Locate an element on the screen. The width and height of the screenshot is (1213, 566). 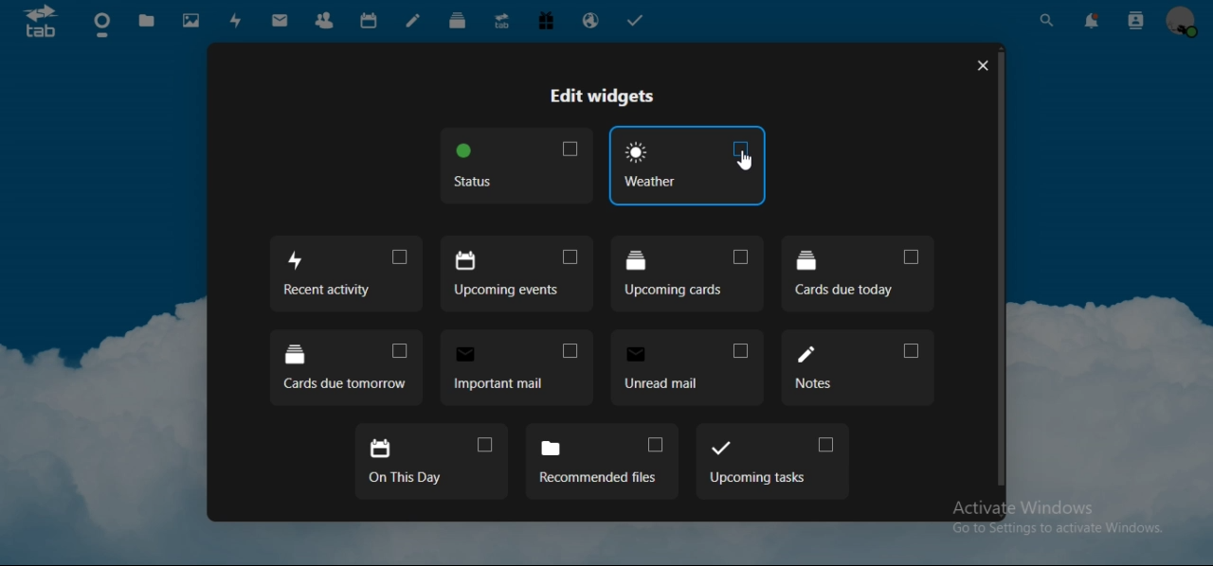
cursor is located at coordinates (745, 160).